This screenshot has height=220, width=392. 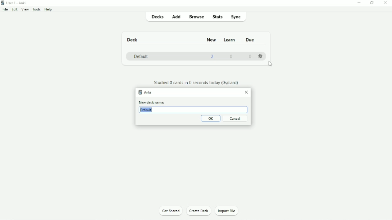 What do you see at coordinates (146, 110) in the screenshot?
I see `Default` at bounding box center [146, 110].